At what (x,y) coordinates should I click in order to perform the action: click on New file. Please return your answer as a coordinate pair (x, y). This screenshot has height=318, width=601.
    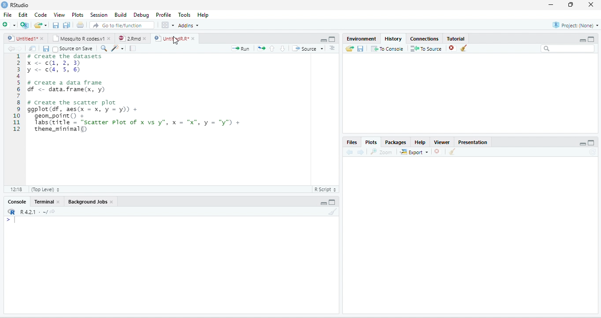
    Looking at the image, I should click on (9, 25).